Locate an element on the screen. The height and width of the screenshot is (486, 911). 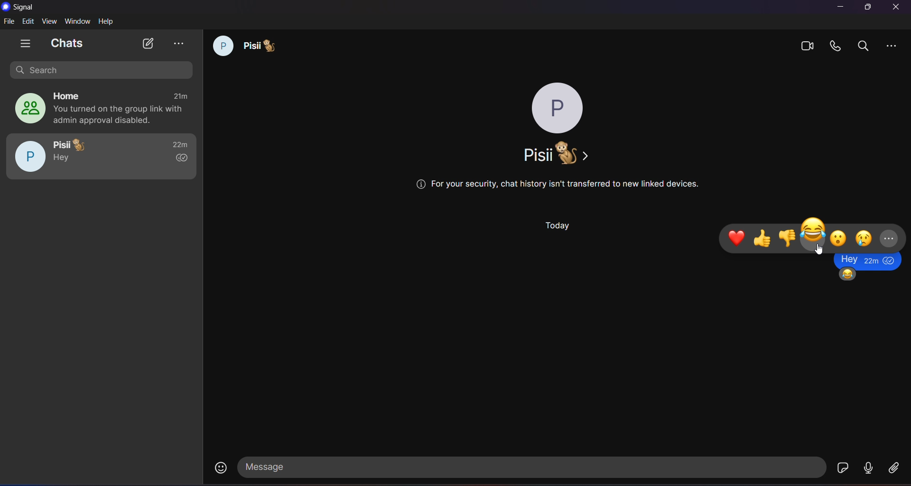
voice message is located at coordinates (867, 470).